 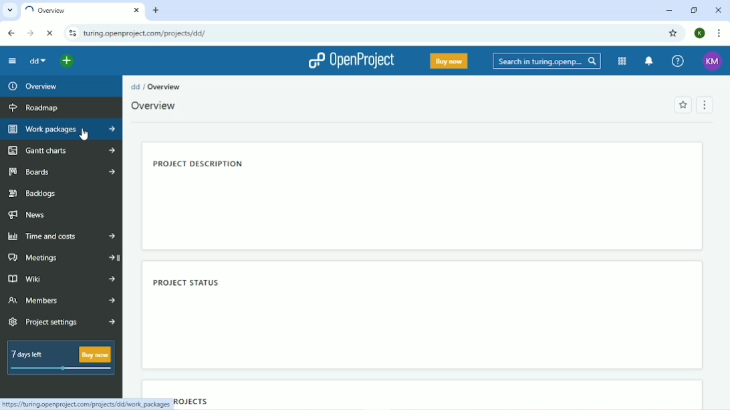 I want to click on View site information, so click(x=72, y=31).